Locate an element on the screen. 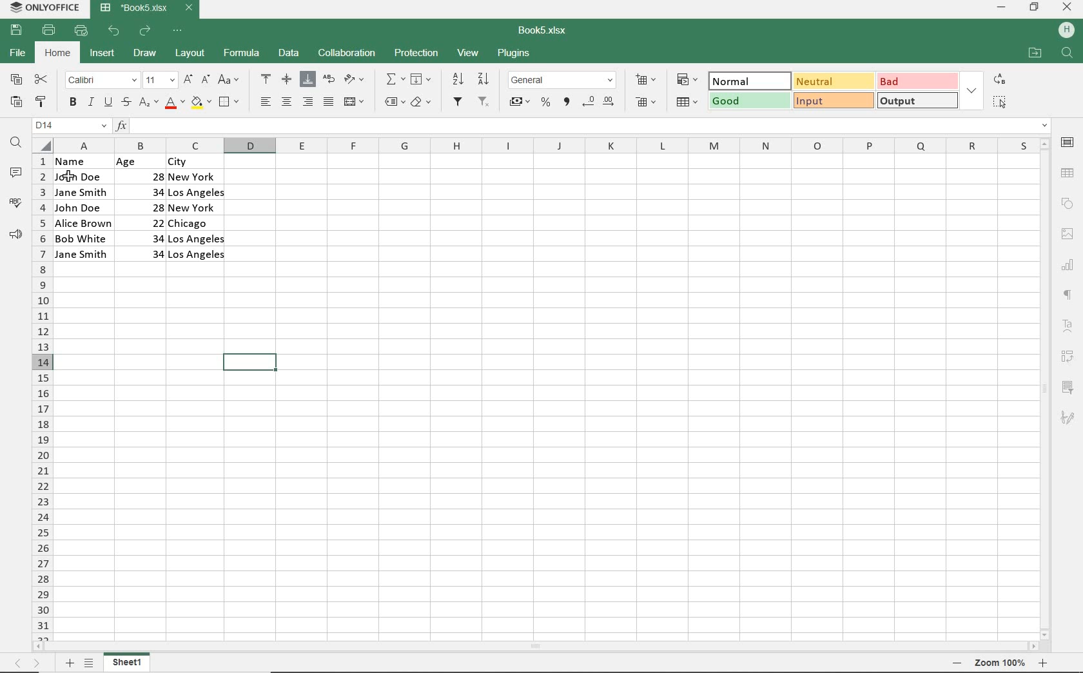 The image size is (1083, 673). SIGNATURE is located at coordinates (1068, 417).